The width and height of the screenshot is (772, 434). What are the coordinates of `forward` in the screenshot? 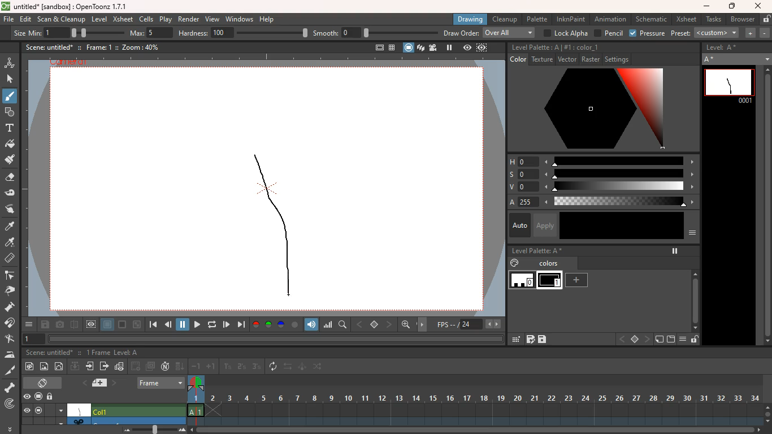 It's located at (196, 324).